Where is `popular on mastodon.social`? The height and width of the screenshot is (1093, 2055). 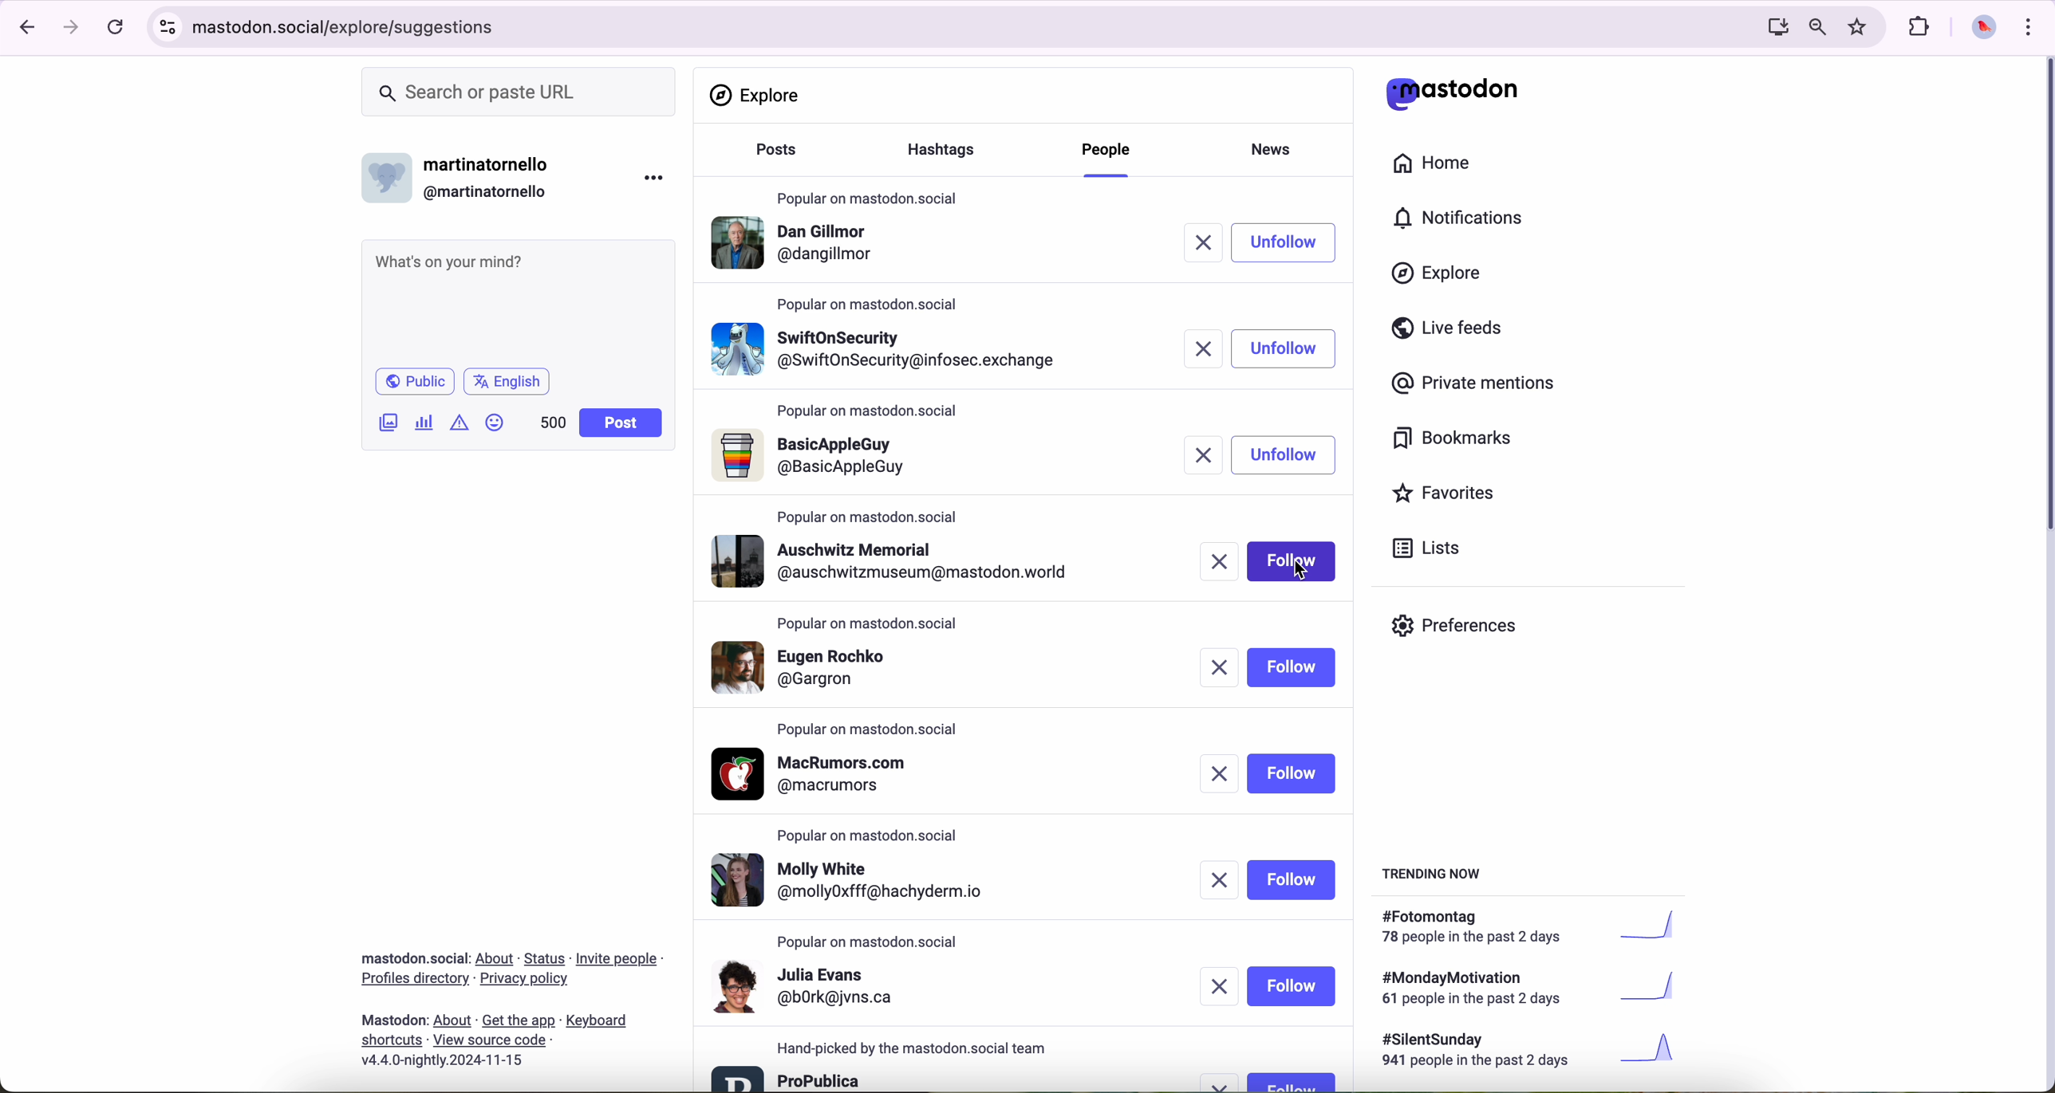 popular on mastodon.social is located at coordinates (870, 412).